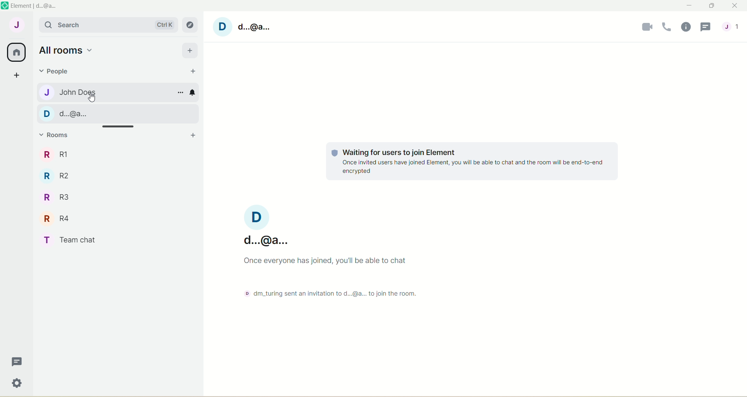 The image size is (747, 397). What do you see at coordinates (65, 24) in the screenshot?
I see `search Ctrl k` at bounding box center [65, 24].